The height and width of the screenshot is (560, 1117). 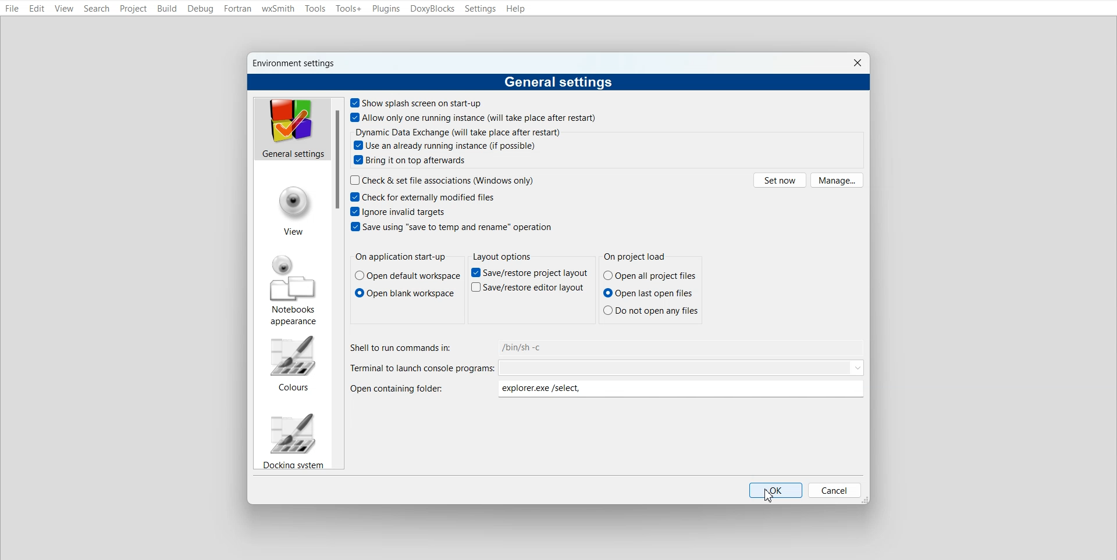 I want to click on Plugins, so click(x=385, y=9).